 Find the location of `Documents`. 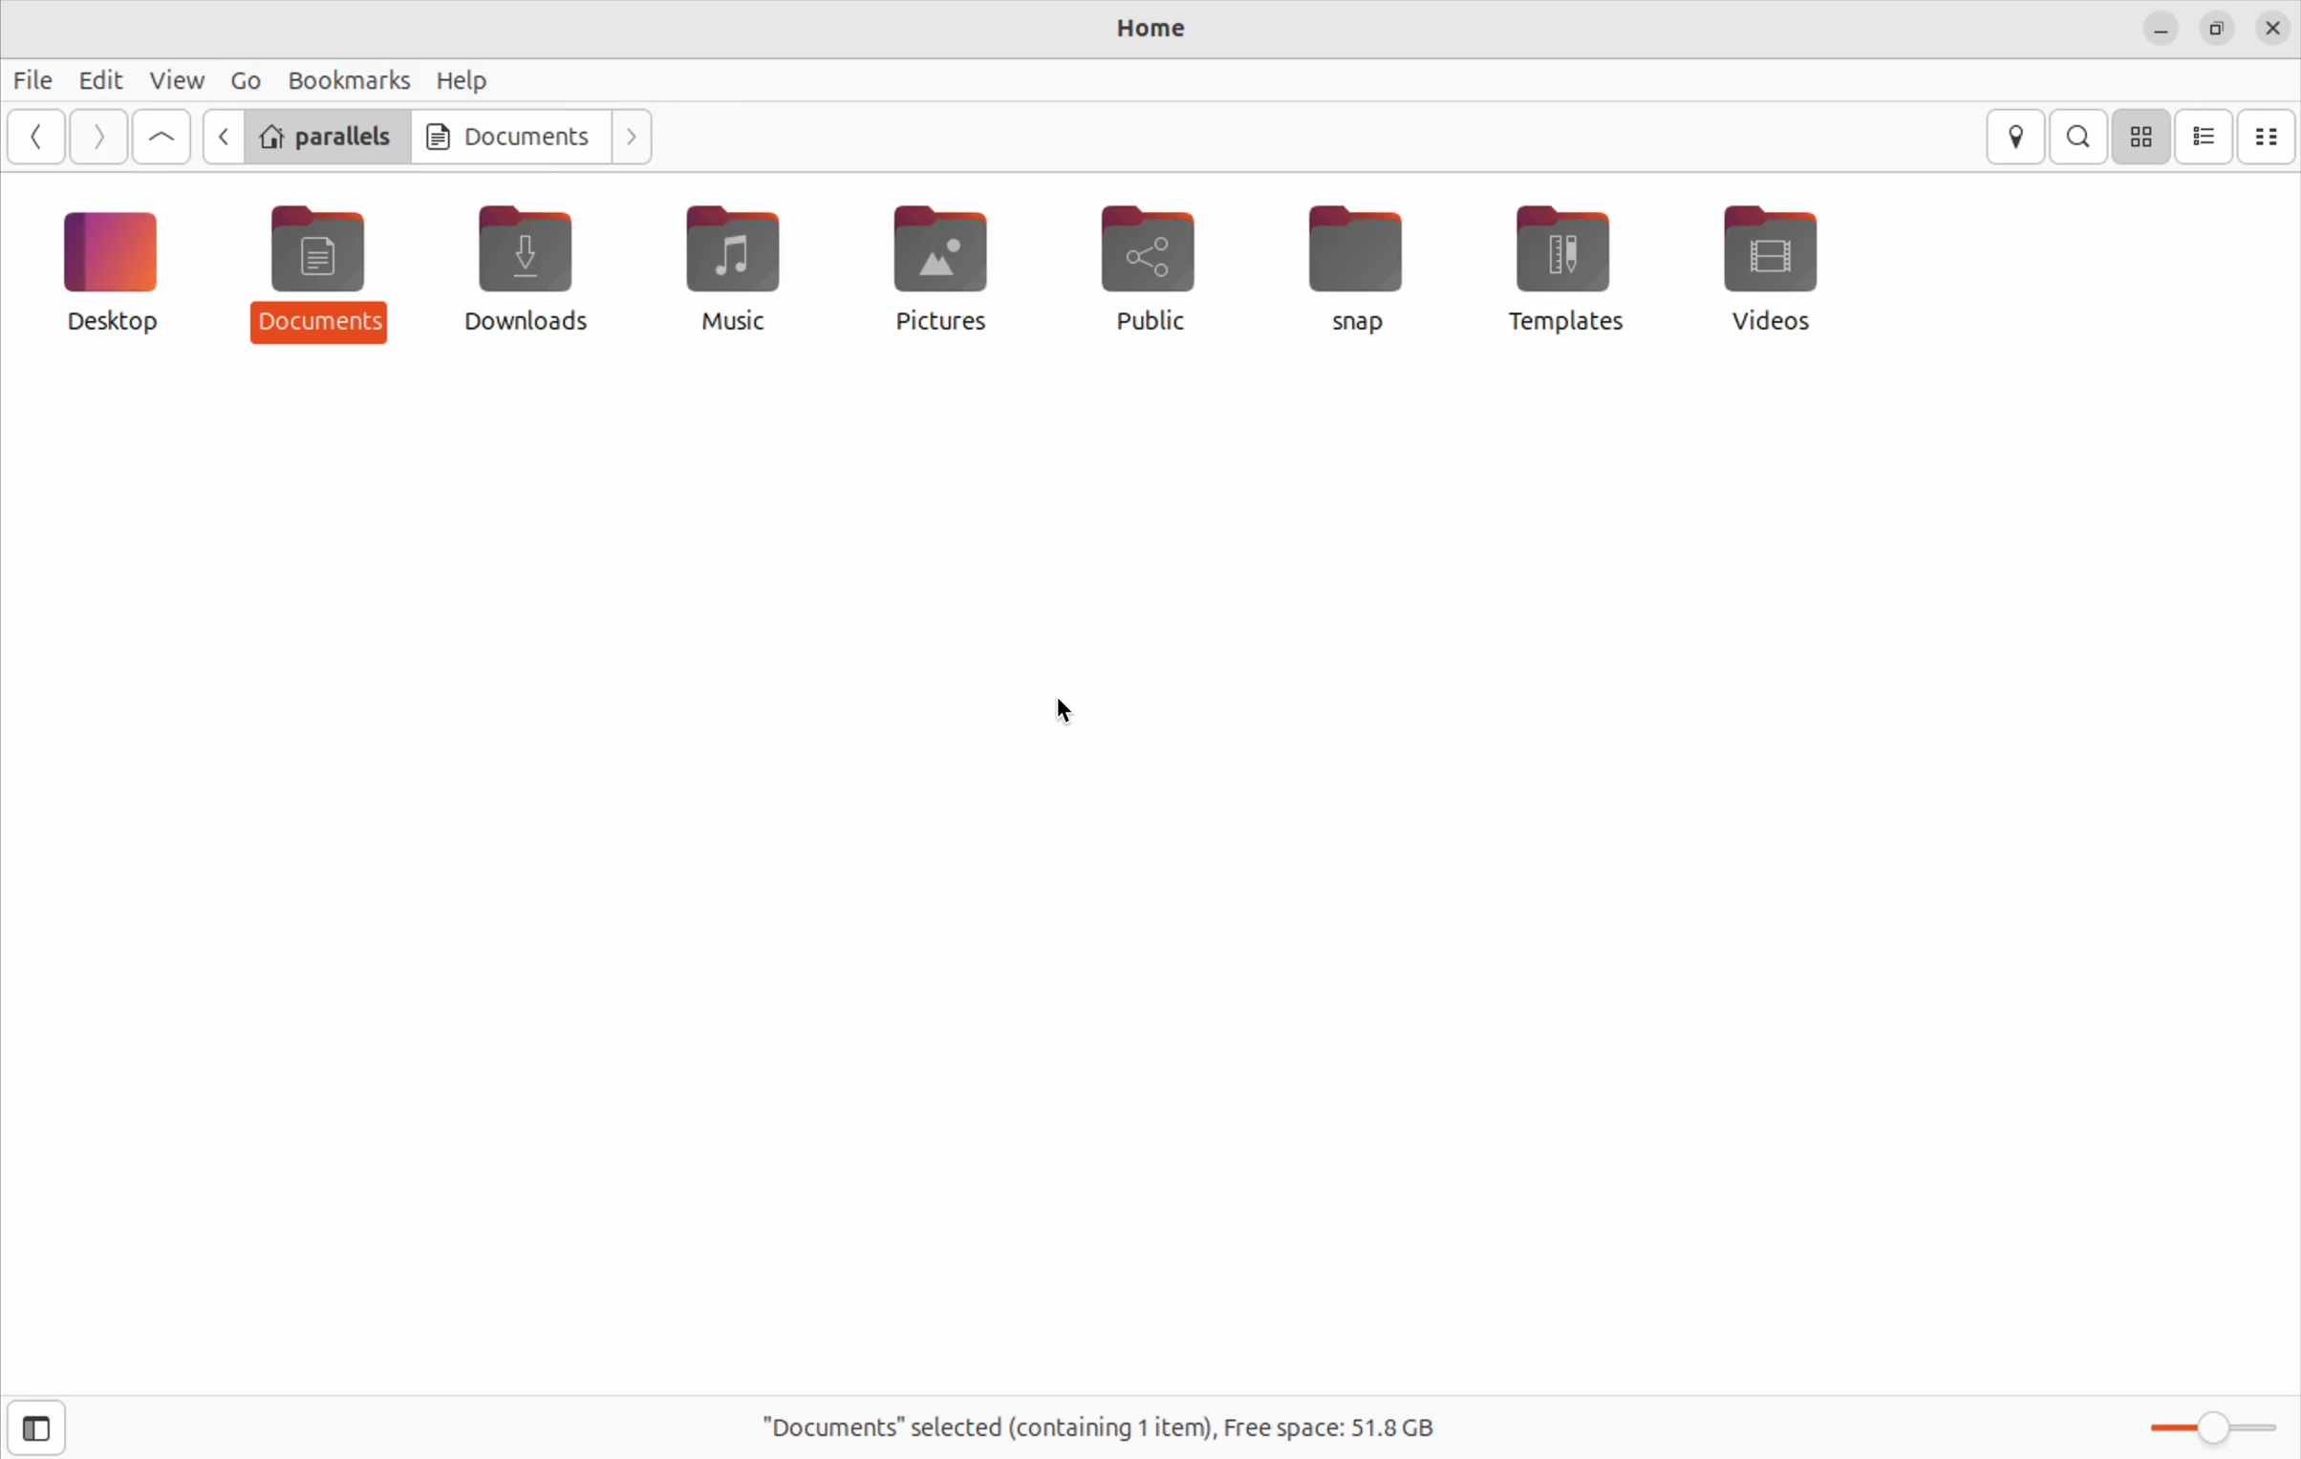

Documents is located at coordinates (508, 136).